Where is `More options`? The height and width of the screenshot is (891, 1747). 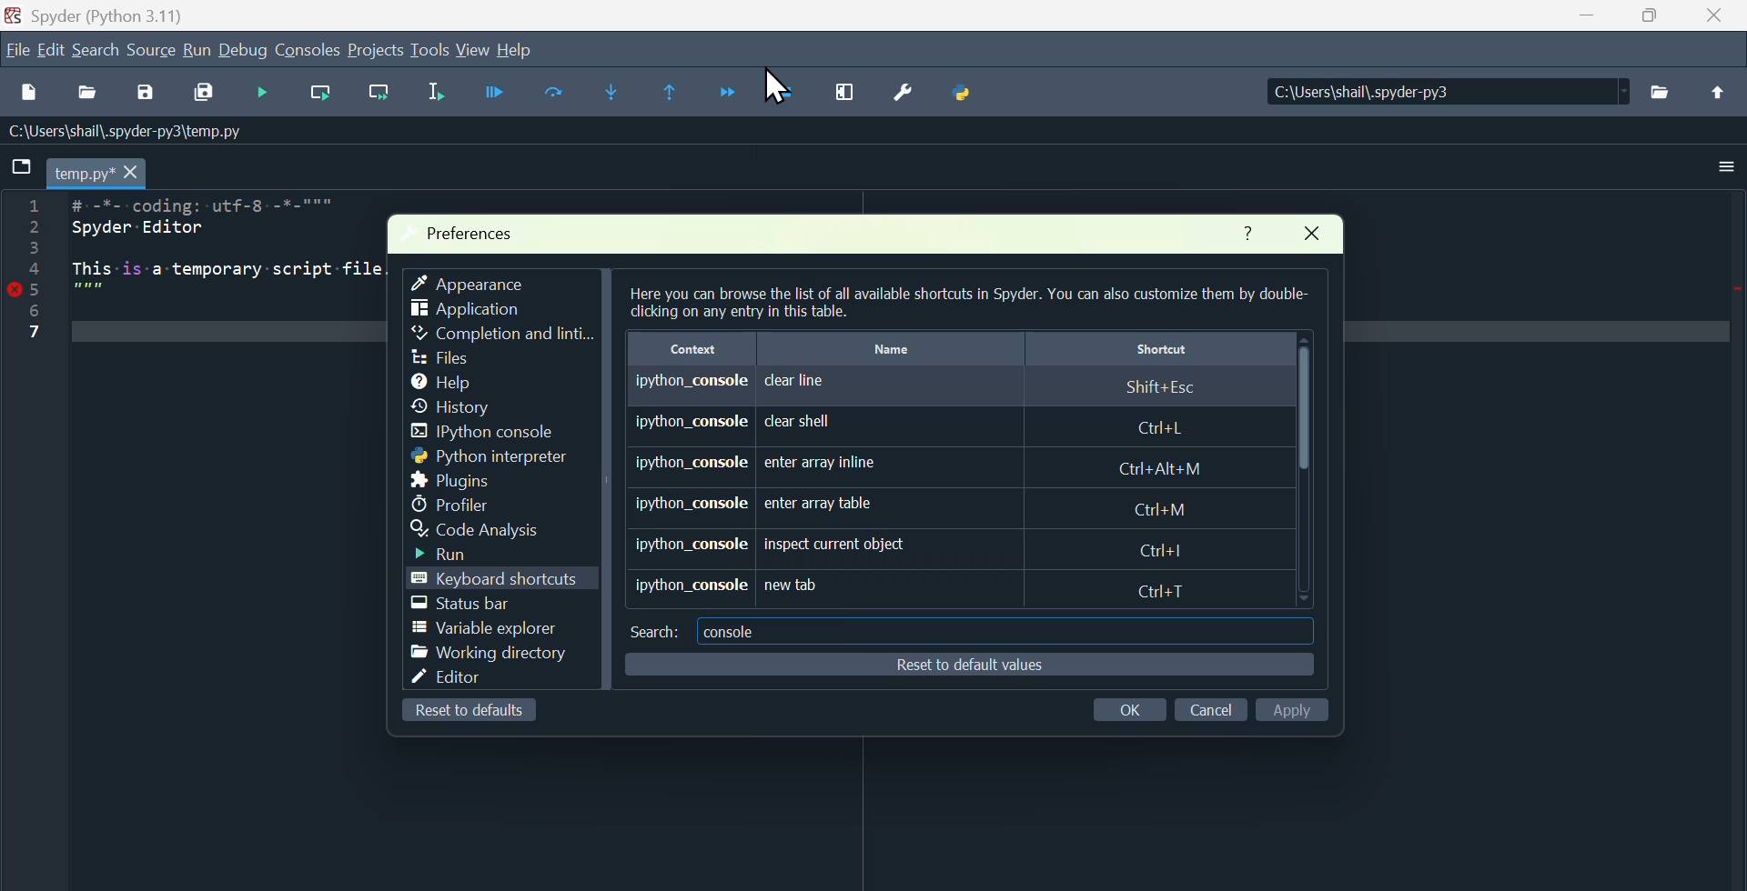
More options is located at coordinates (1726, 169).